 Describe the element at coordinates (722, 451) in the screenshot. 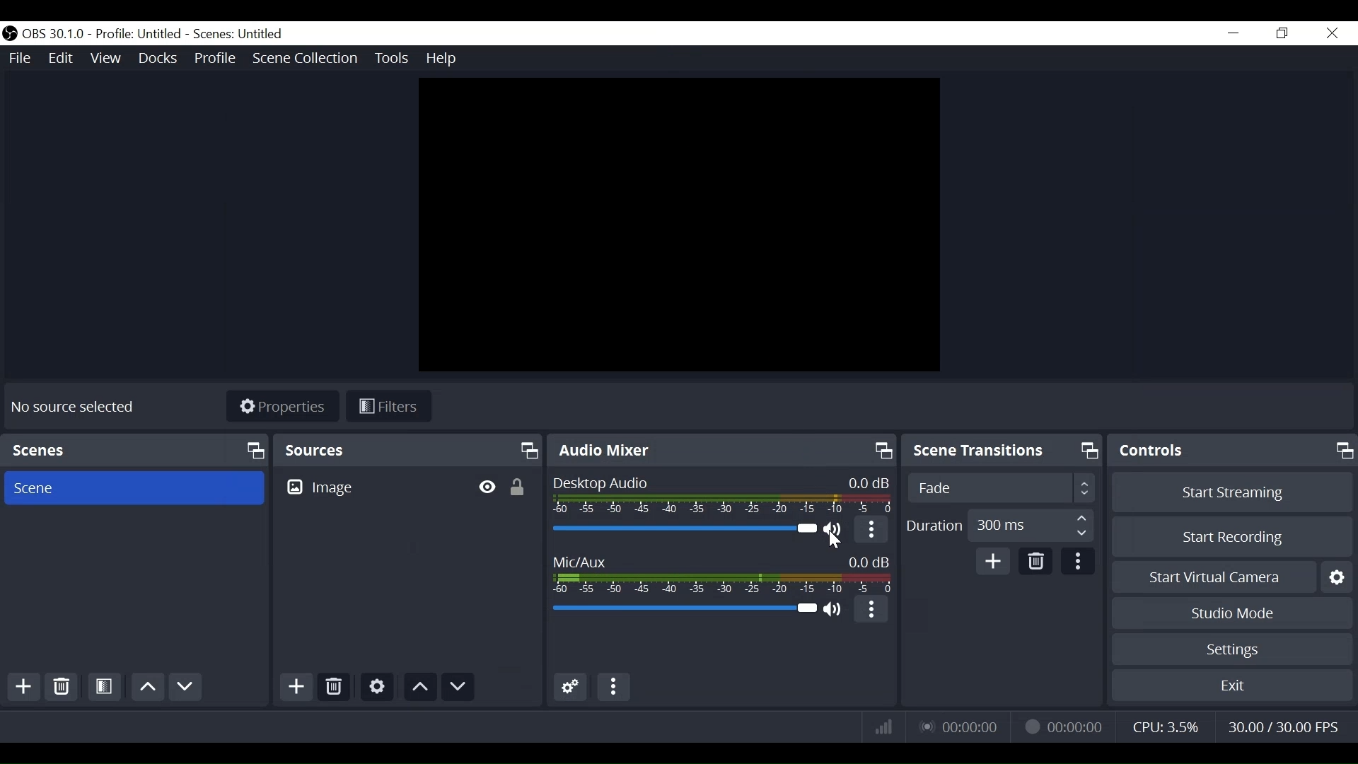

I see `Audio Mixer` at that location.